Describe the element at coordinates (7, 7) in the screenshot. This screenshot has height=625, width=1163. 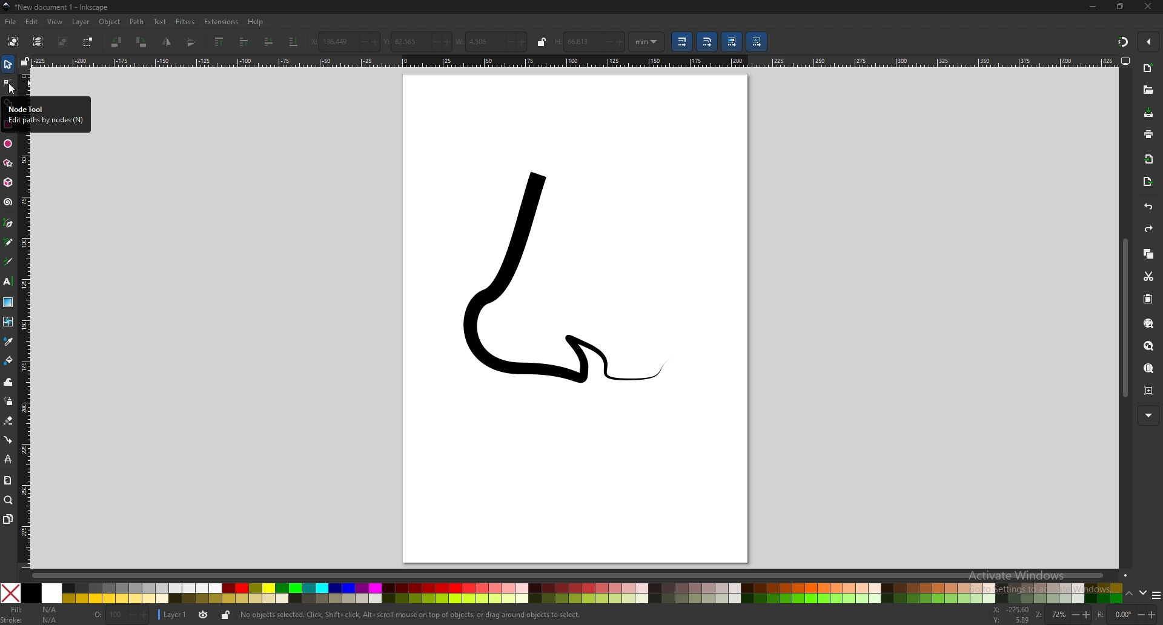
I see `logo` at that location.